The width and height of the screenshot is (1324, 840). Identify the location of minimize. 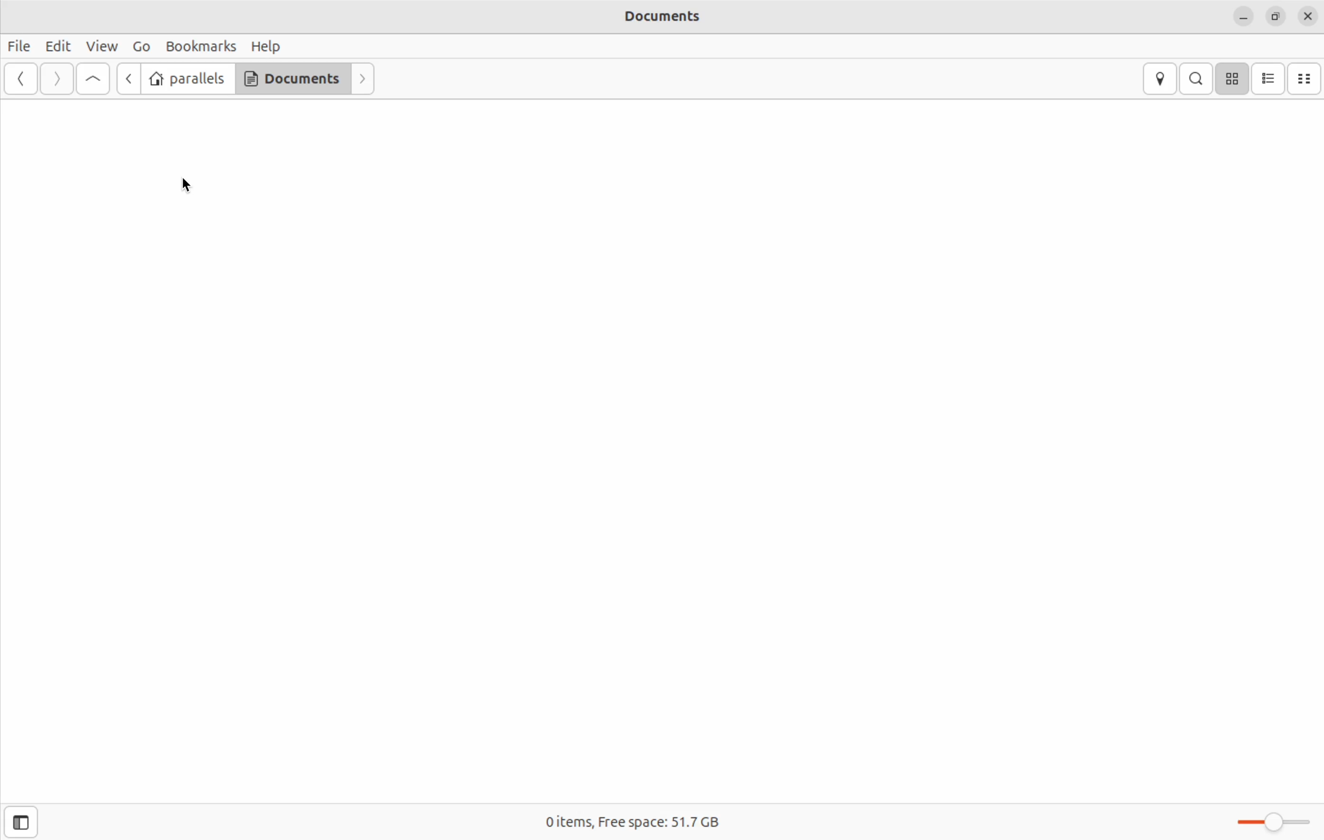
(1243, 15).